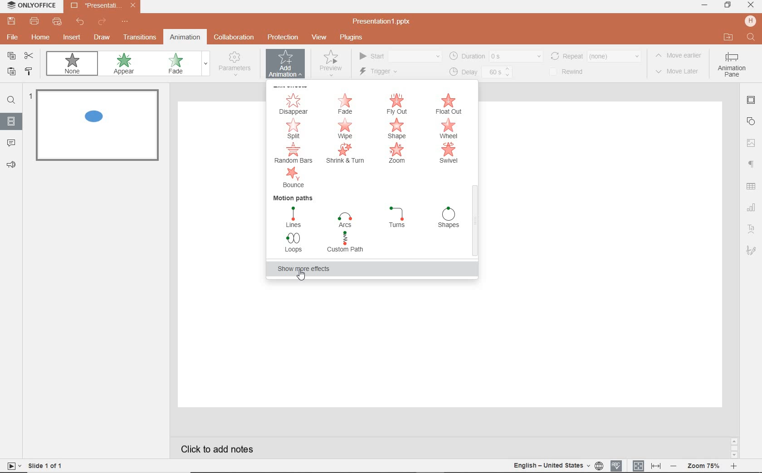 This screenshot has height=473, width=762. I want to click on ZOOM, so click(398, 154).